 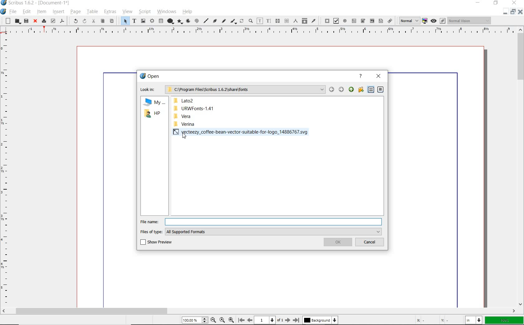 I want to click on edit text with story editor, so click(x=269, y=21).